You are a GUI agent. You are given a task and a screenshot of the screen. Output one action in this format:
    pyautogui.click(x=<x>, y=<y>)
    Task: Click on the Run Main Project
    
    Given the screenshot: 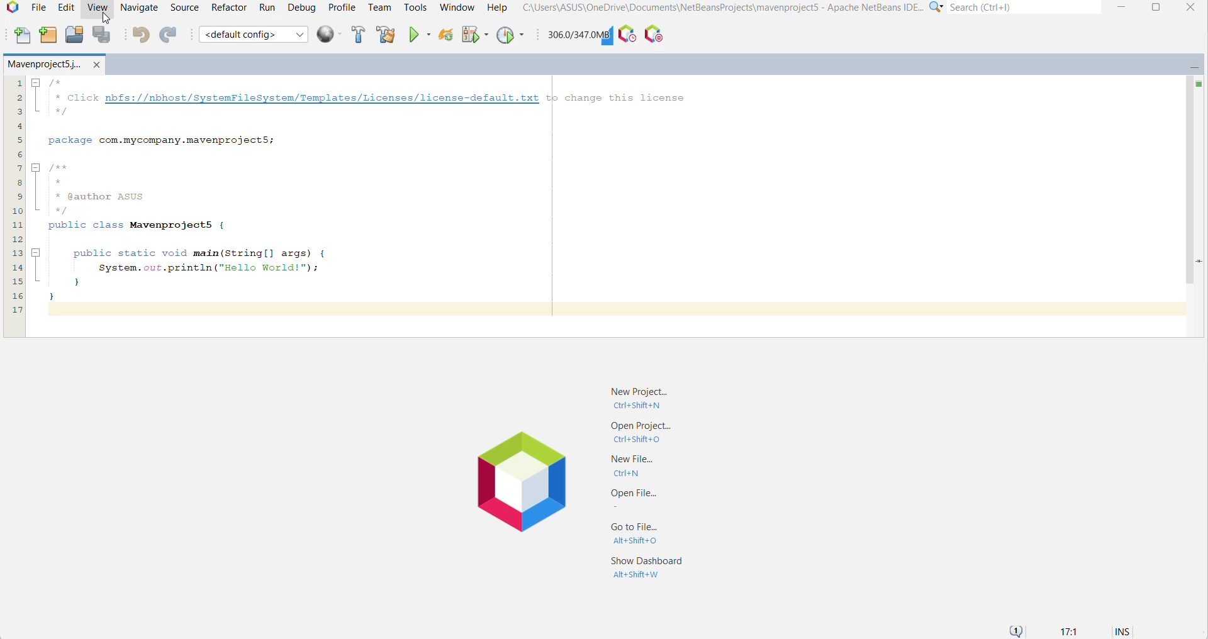 What is the action you would take?
    pyautogui.click(x=420, y=35)
    